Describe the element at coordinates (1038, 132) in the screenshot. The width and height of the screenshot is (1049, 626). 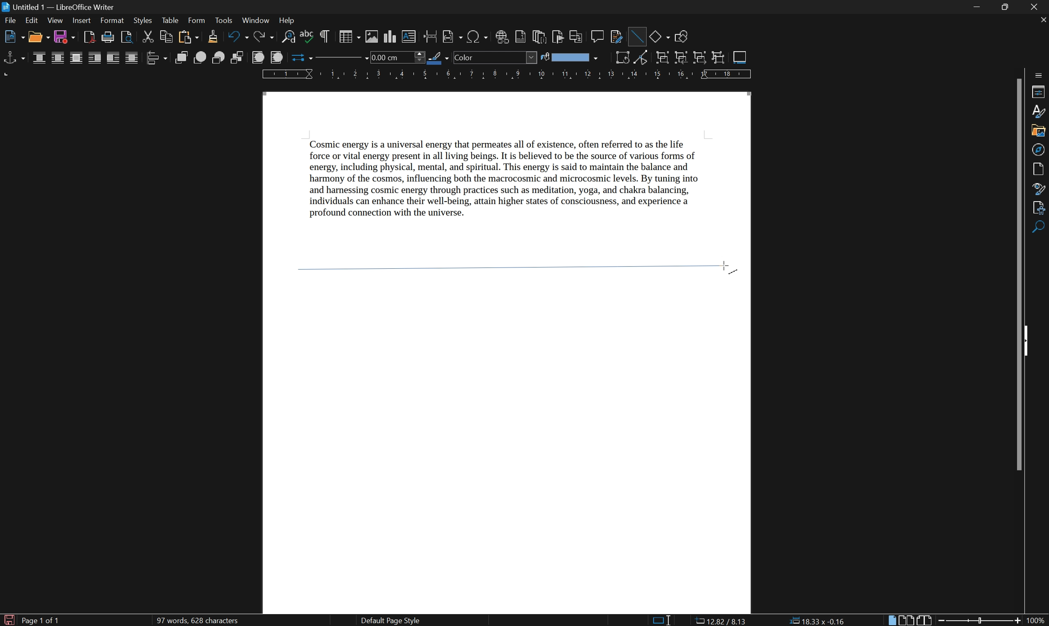
I see `gallery` at that location.